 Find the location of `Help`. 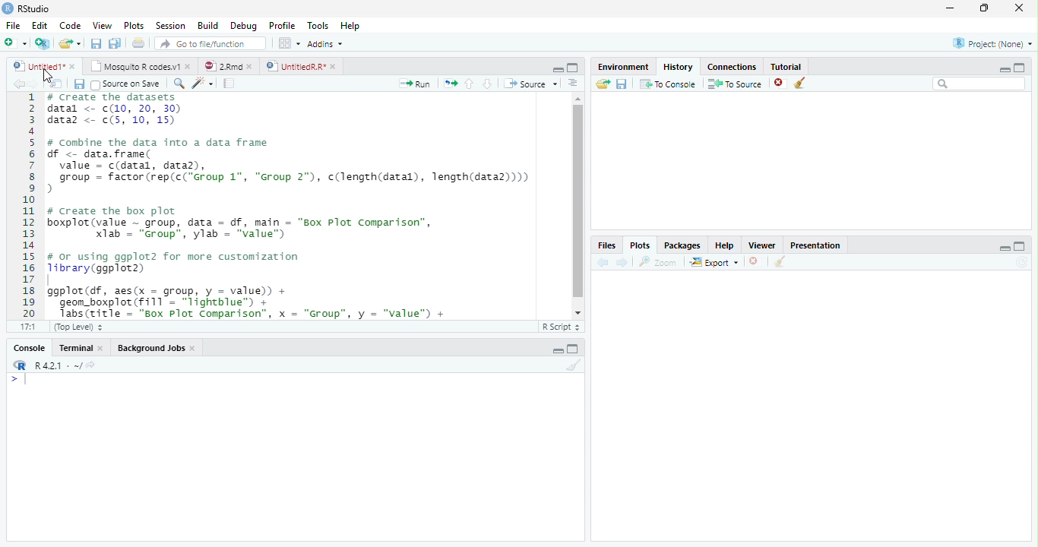

Help is located at coordinates (350, 25).